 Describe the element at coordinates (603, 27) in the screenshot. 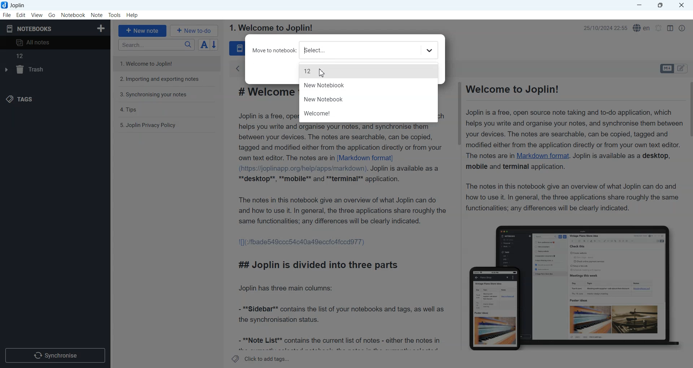

I see `25/10/2024 22:55` at that location.